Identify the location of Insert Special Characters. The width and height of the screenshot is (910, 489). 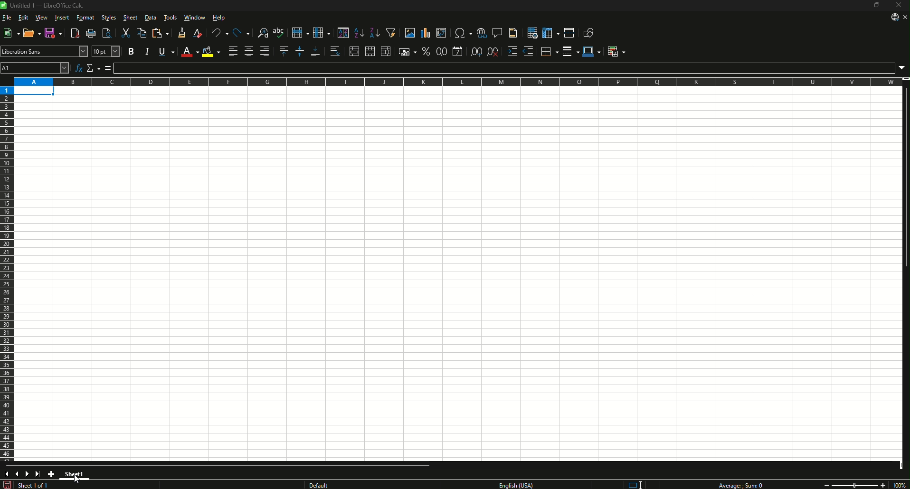
(463, 33).